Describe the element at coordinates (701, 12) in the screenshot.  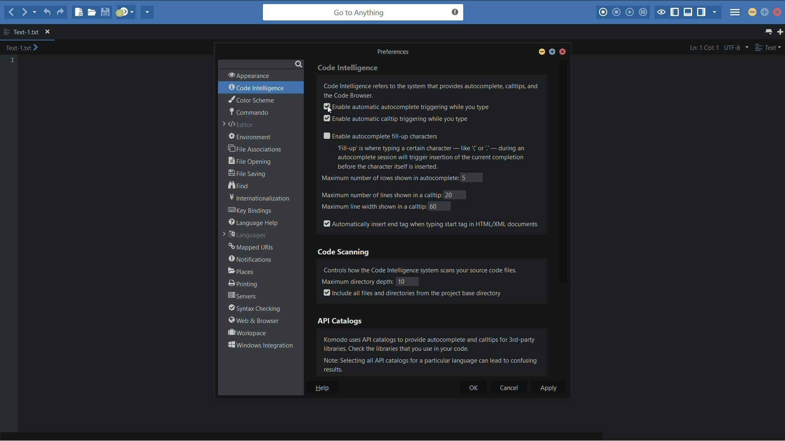
I see `show/hide right panel` at that location.